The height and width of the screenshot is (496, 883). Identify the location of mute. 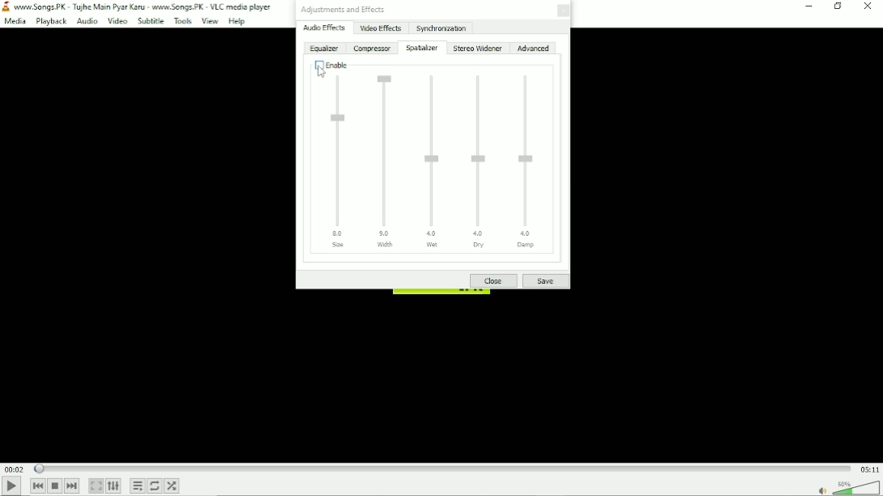
(822, 490).